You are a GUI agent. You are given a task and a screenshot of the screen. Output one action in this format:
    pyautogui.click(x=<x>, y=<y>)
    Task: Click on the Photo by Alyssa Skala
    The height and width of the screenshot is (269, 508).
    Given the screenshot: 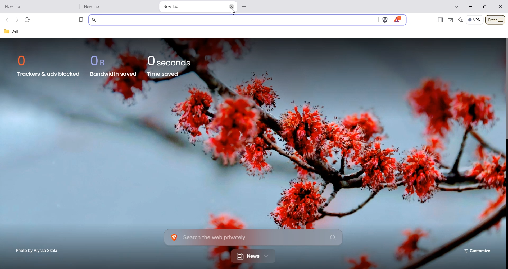 What is the action you would take?
    pyautogui.click(x=37, y=249)
    